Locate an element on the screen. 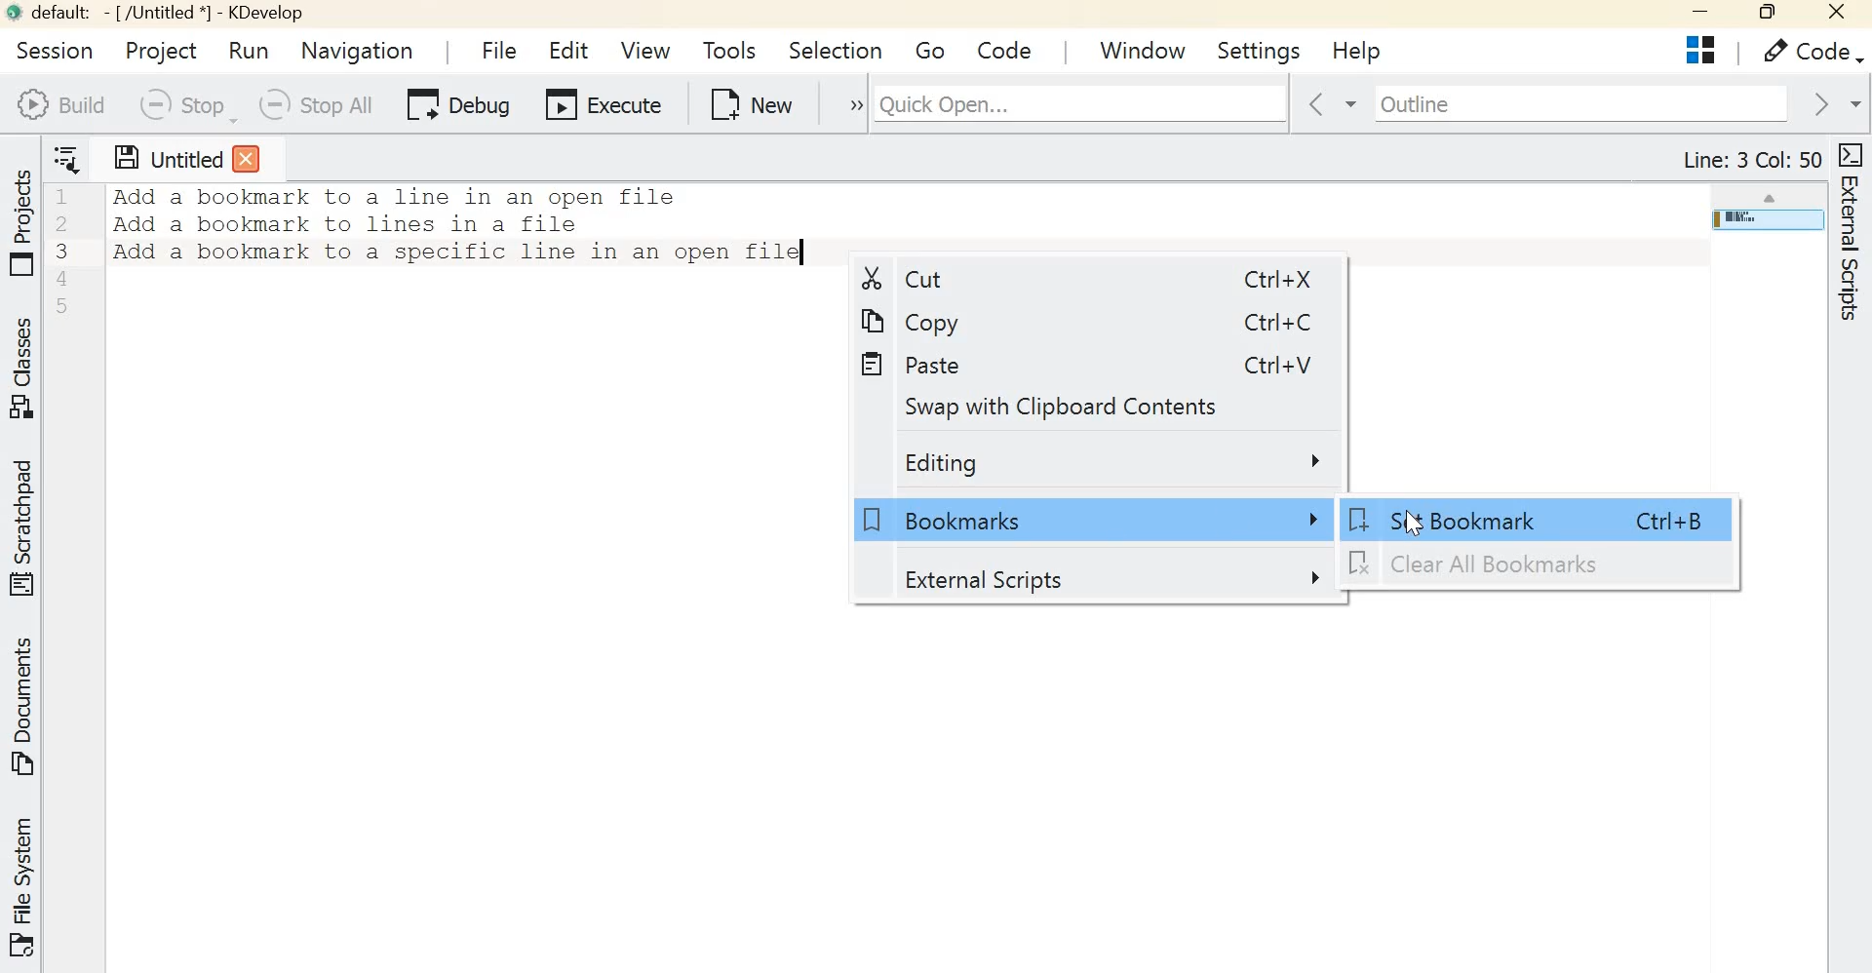 This screenshot has width=1872, height=973. Set bookmark is located at coordinates (1457, 518).